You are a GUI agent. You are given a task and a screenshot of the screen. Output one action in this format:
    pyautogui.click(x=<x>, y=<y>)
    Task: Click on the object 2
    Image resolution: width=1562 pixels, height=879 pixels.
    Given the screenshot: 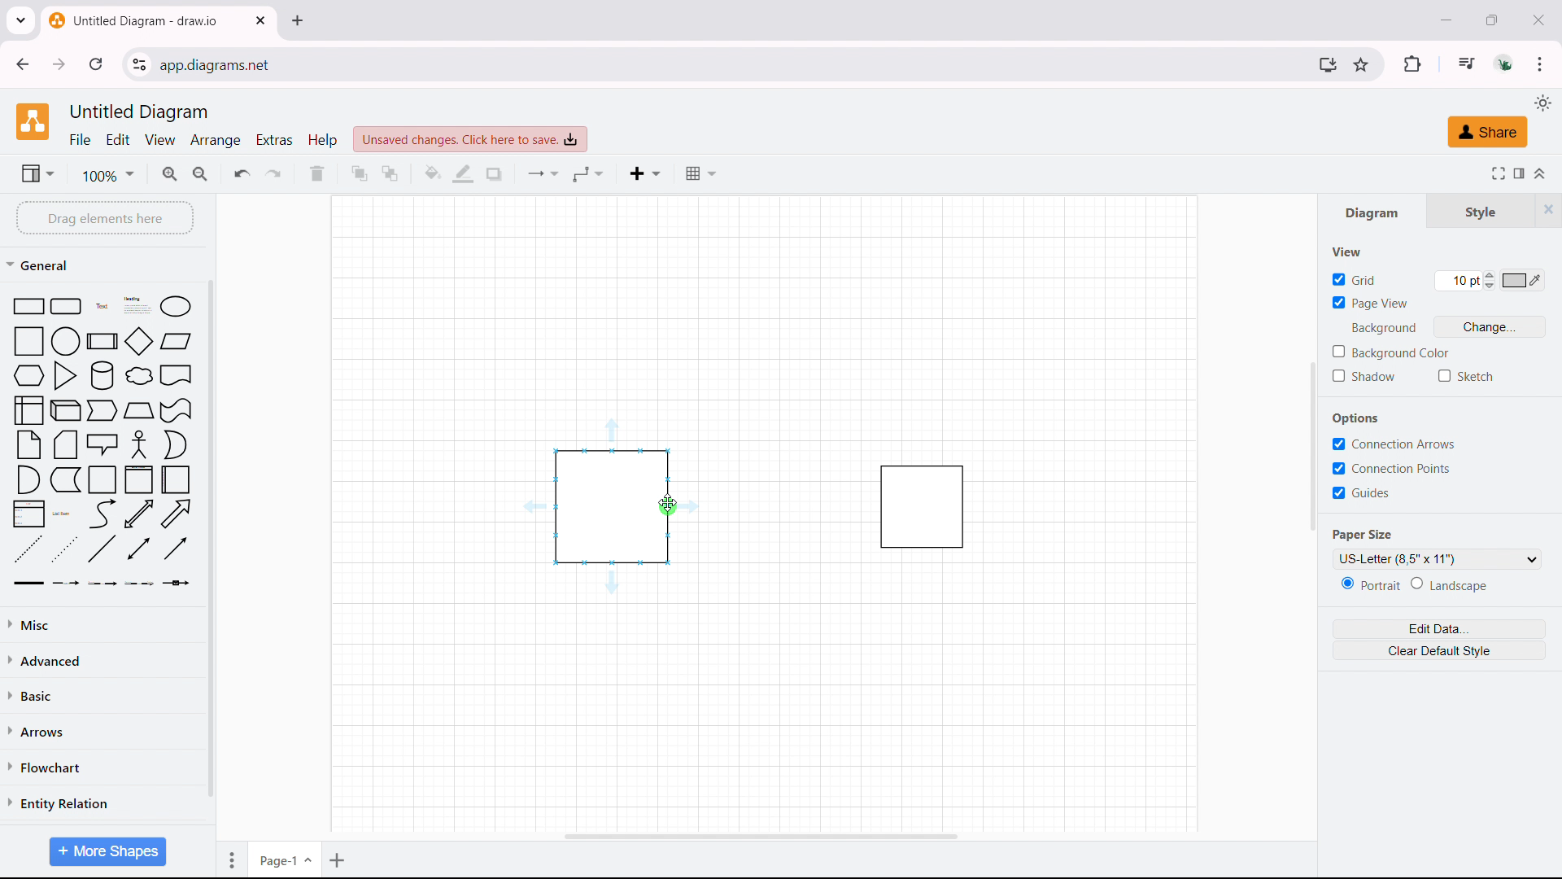 What is the action you would take?
    pyautogui.click(x=923, y=508)
    